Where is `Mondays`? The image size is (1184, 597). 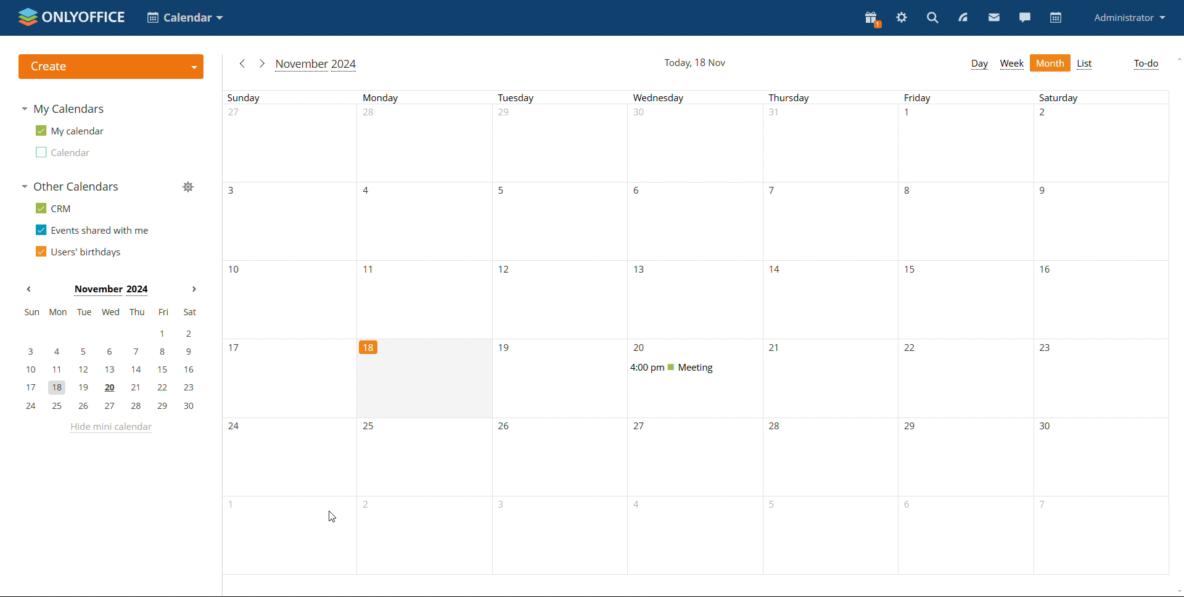
Mondays is located at coordinates (427, 214).